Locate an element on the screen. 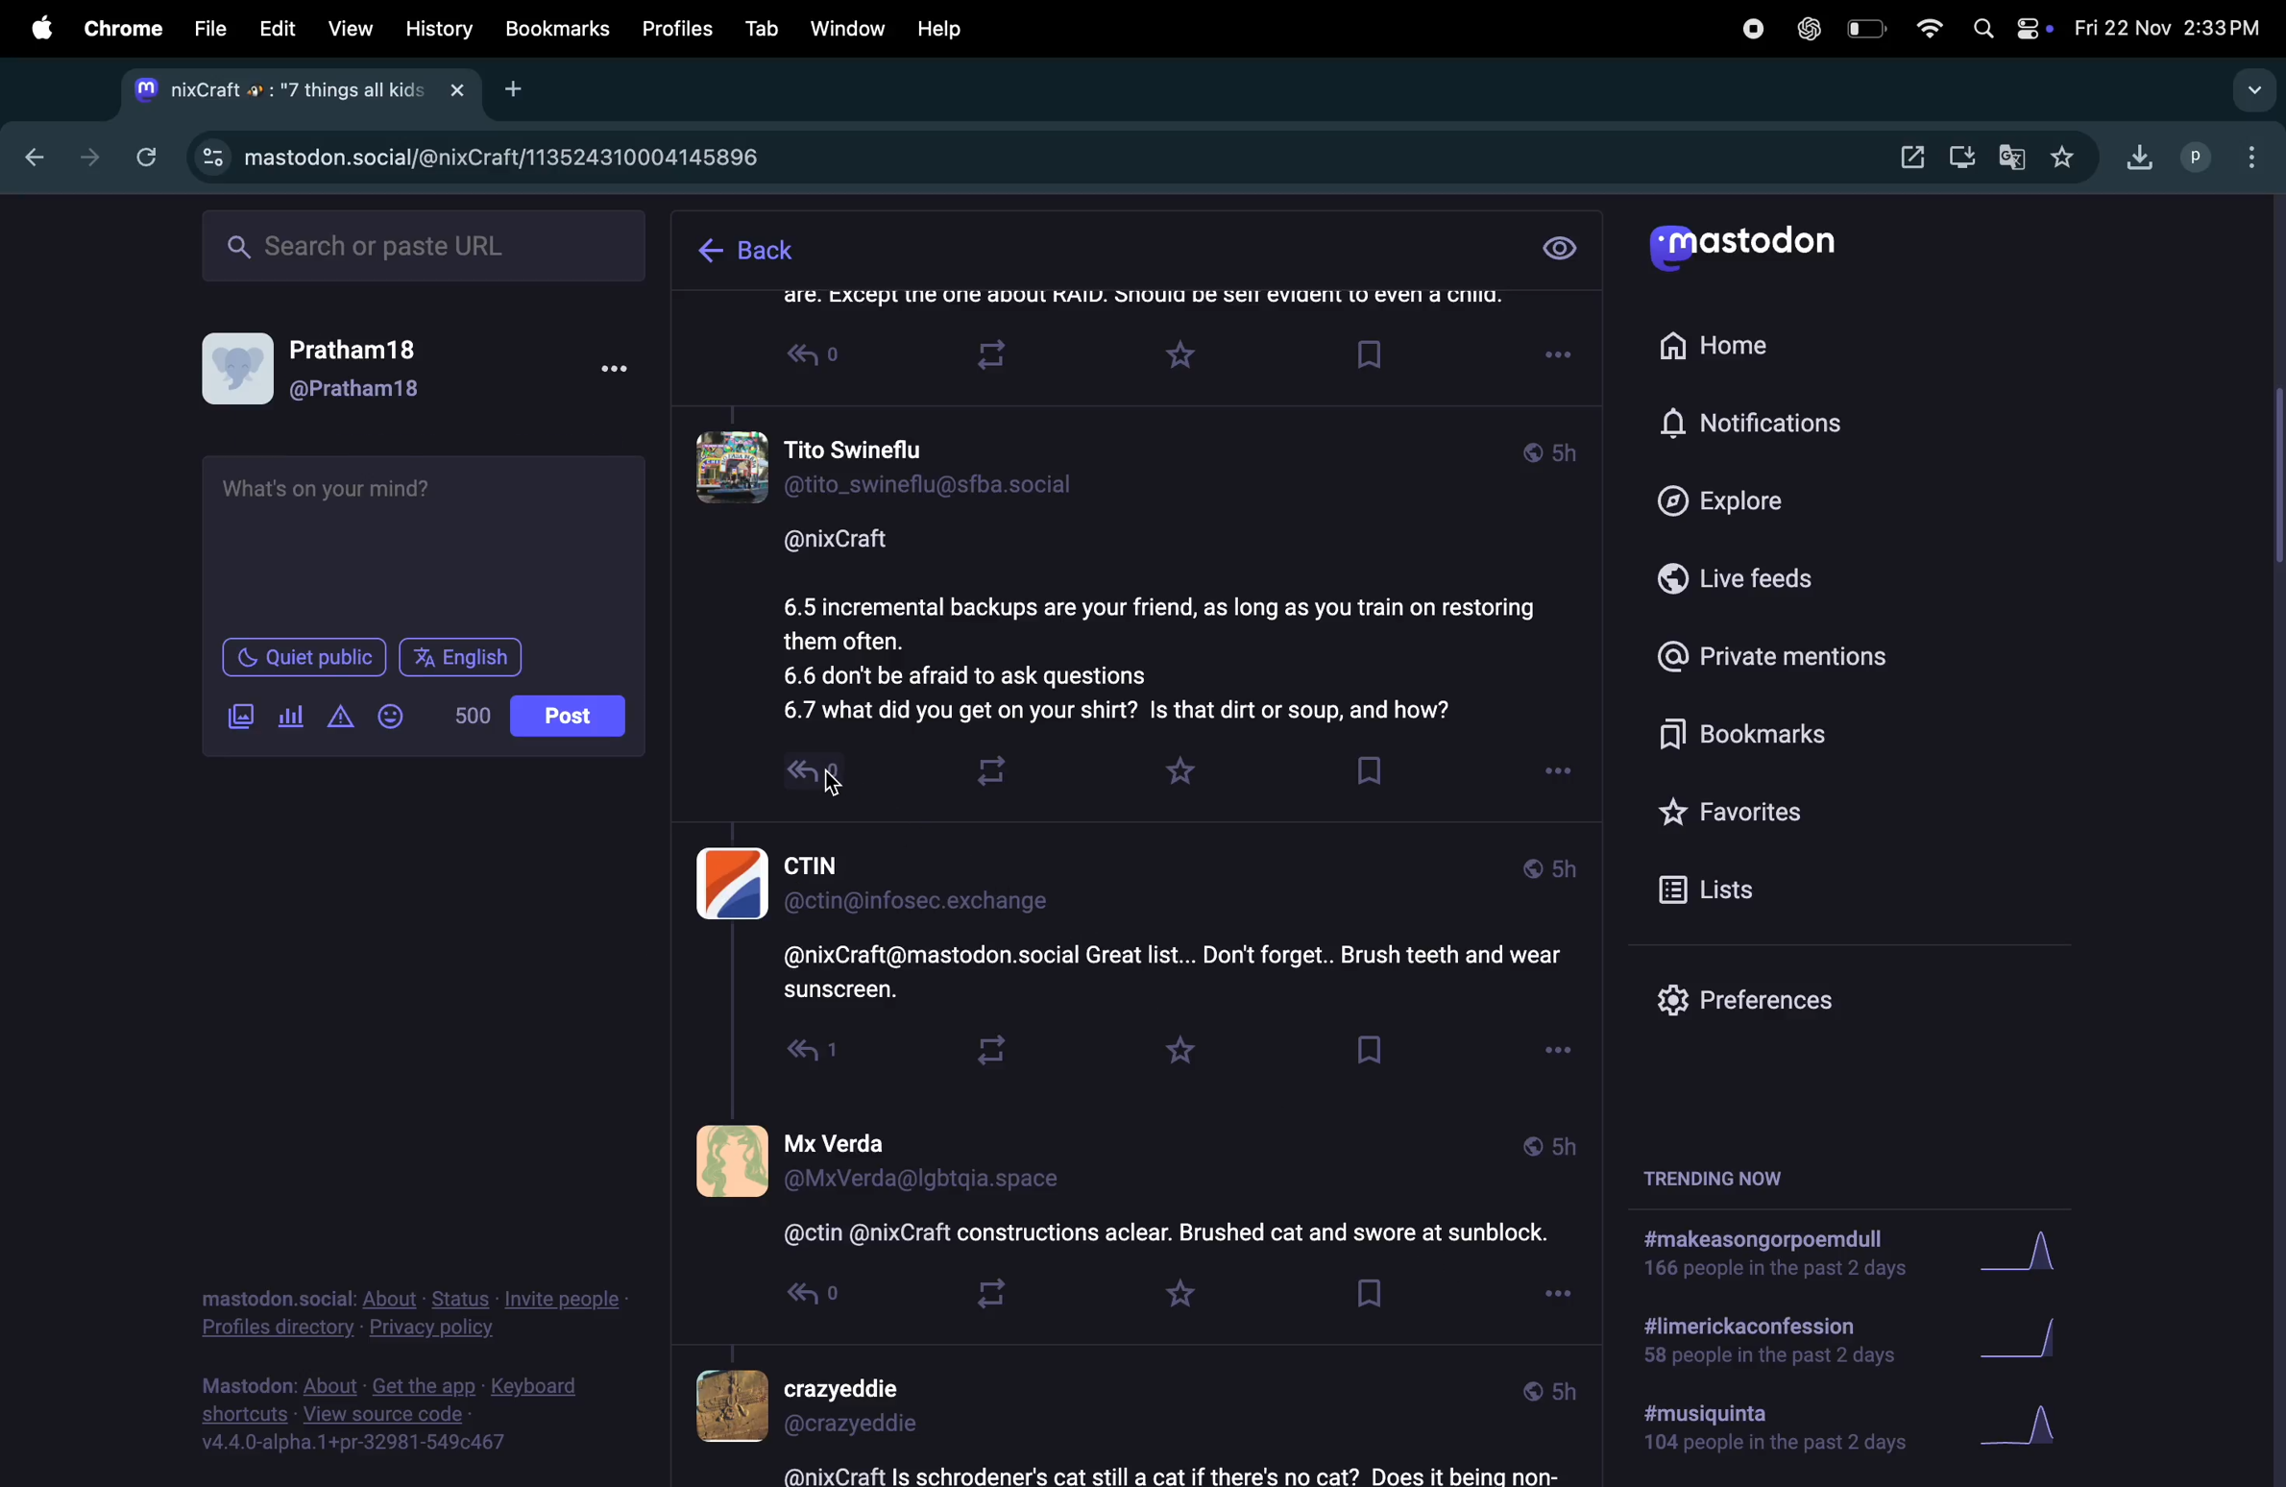 This screenshot has height=1487, width=2286. thread is located at coordinates (1119, 1420).